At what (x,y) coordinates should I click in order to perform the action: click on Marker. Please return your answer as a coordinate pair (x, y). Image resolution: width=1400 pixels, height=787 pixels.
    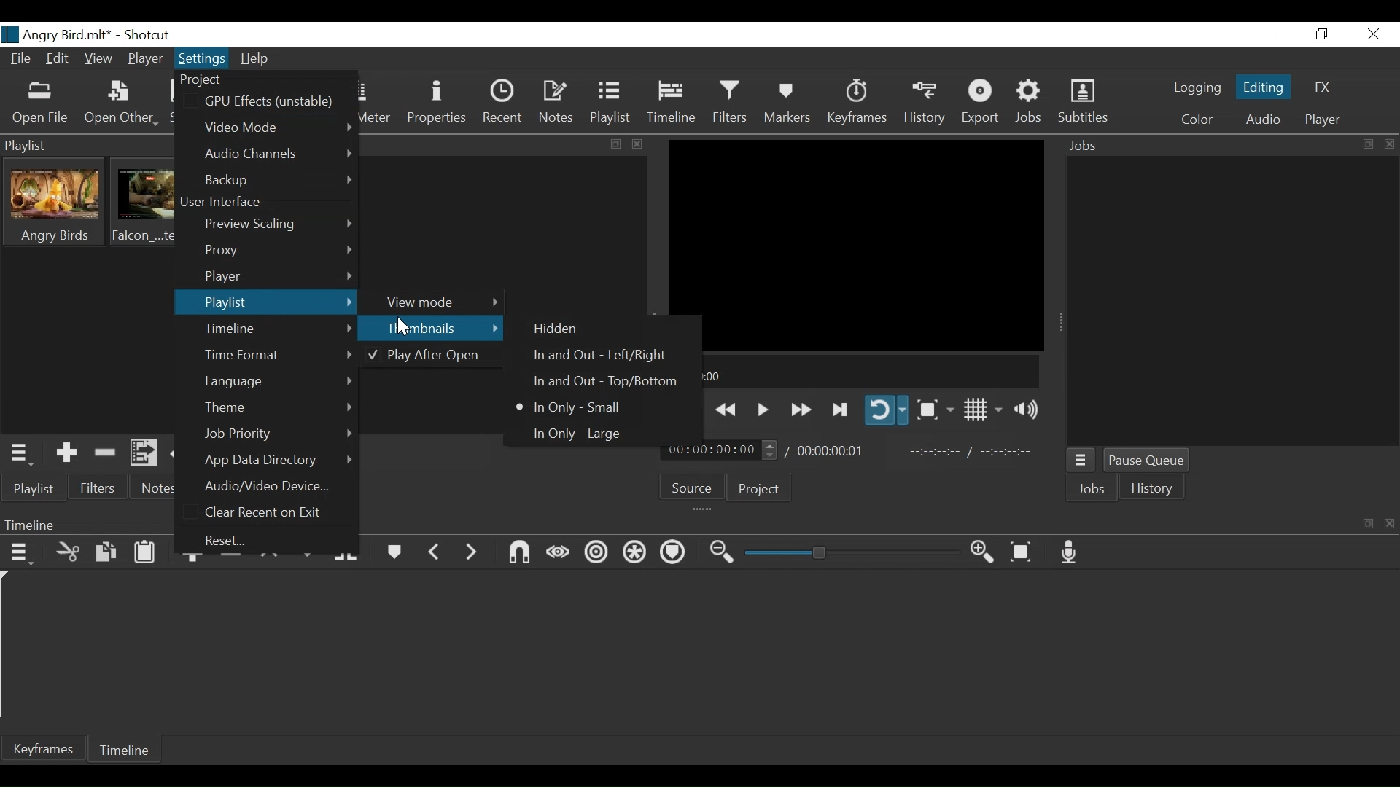
    Looking at the image, I should click on (393, 555).